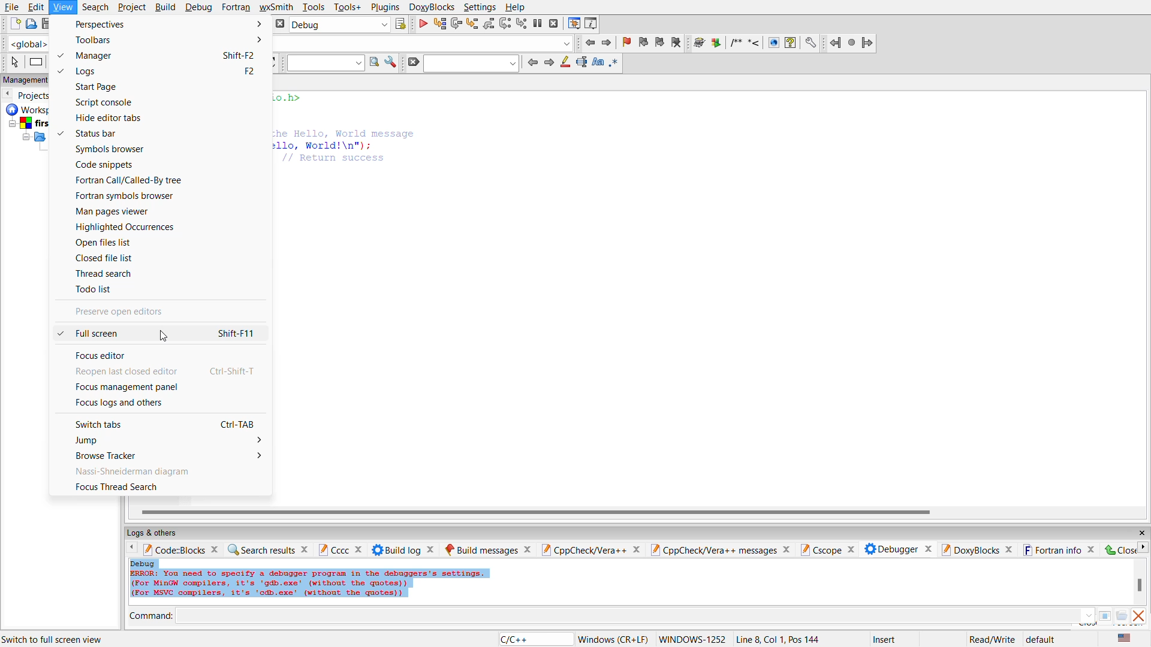 This screenshot has height=647, width=1151. Describe the element at coordinates (96, 7) in the screenshot. I see `search` at that location.